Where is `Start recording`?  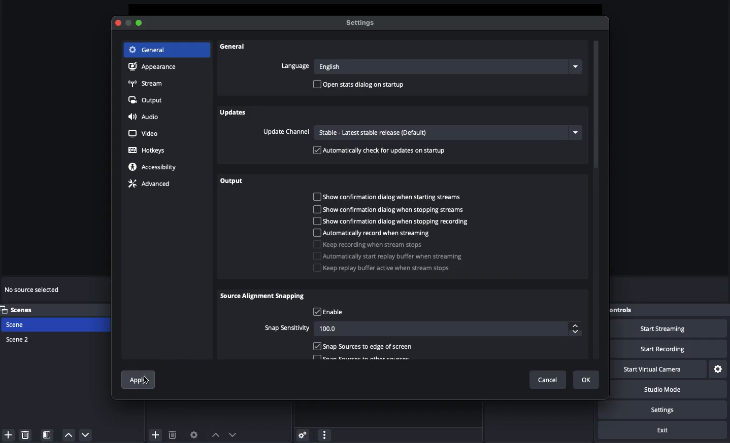
Start recording is located at coordinates (675, 349).